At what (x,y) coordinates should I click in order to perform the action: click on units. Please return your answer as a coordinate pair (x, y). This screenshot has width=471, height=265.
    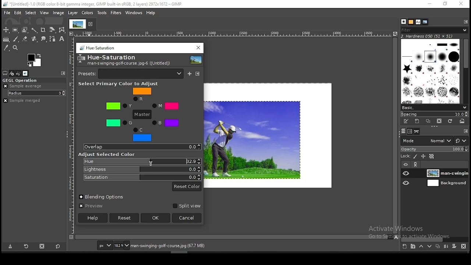
    Looking at the image, I should click on (106, 245).